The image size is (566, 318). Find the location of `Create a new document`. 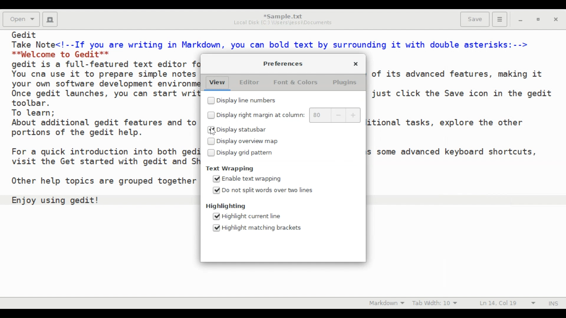

Create a new document is located at coordinates (50, 19).